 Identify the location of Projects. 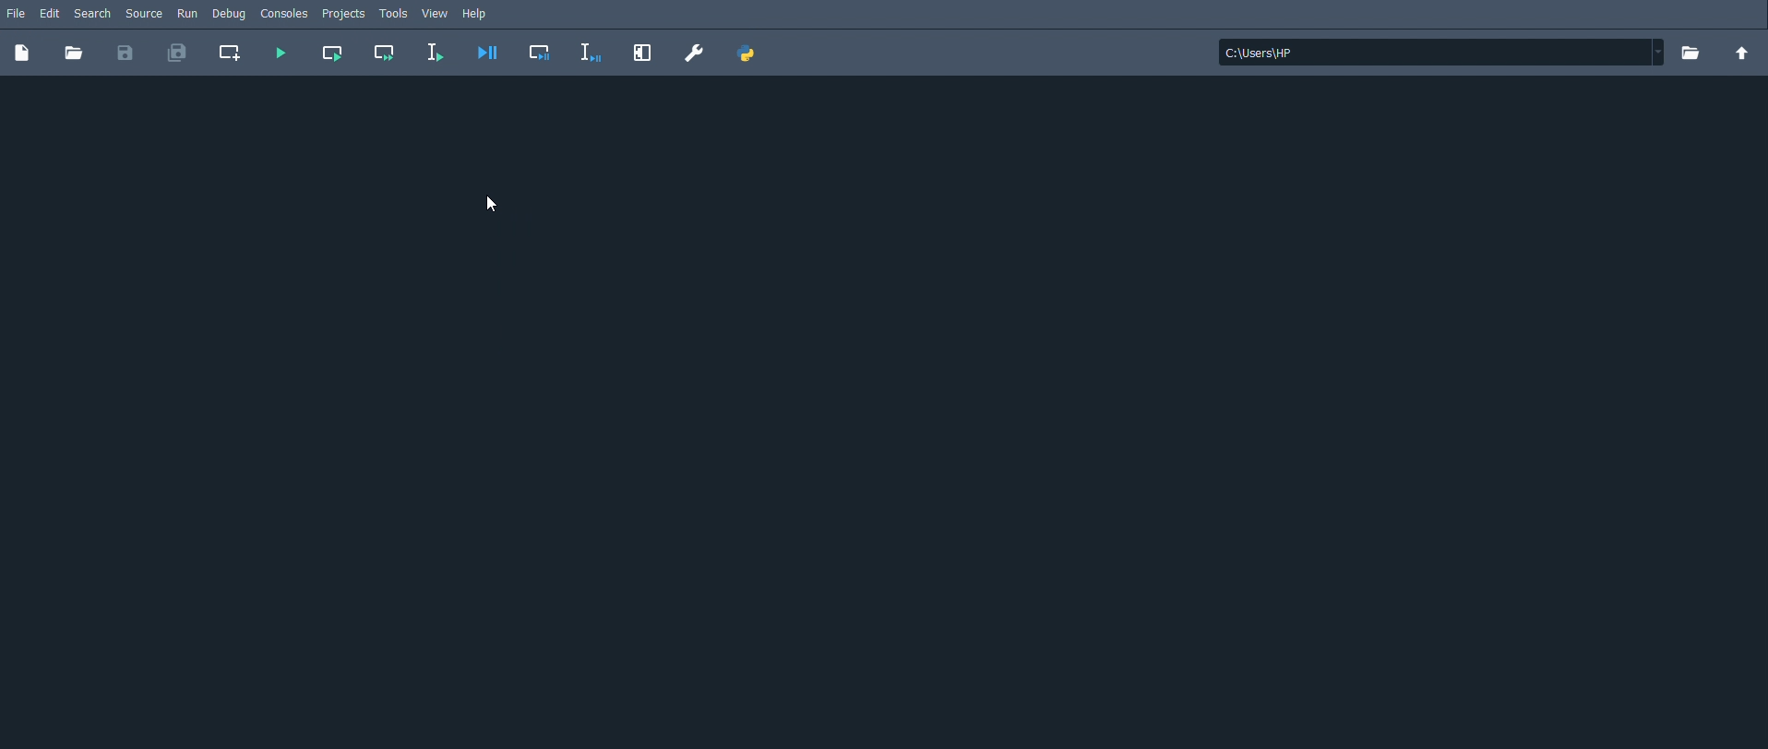
(345, 15).